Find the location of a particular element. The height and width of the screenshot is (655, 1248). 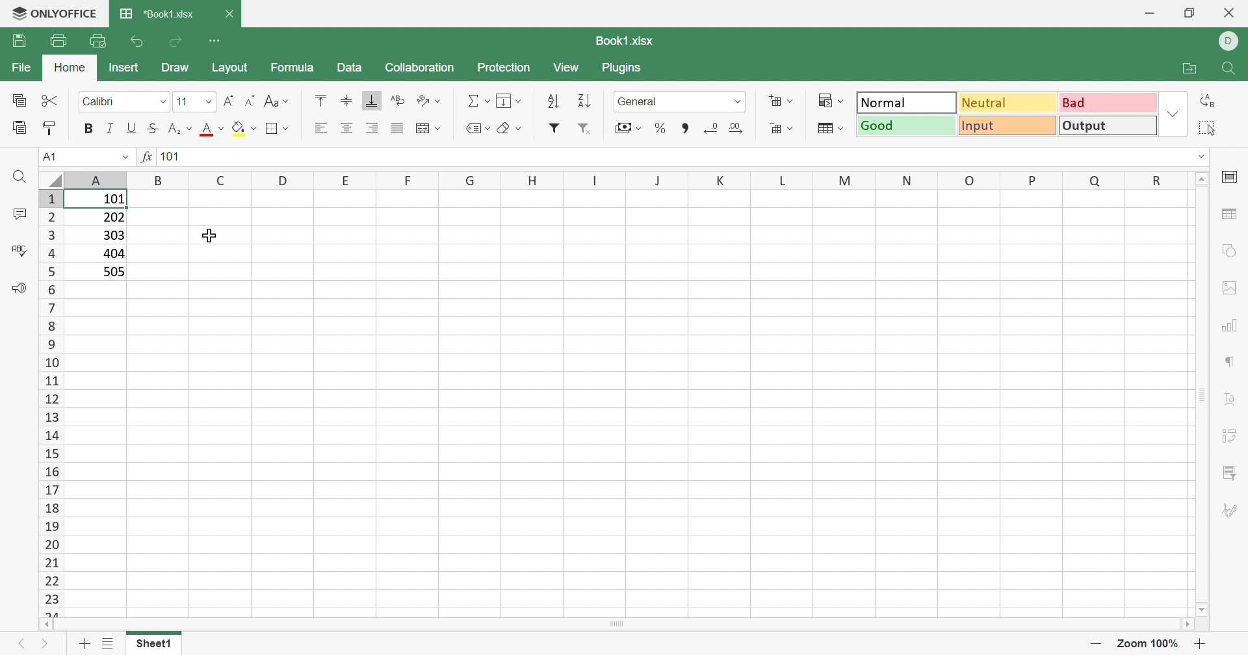

Font color is located at coordinates (213, 131).